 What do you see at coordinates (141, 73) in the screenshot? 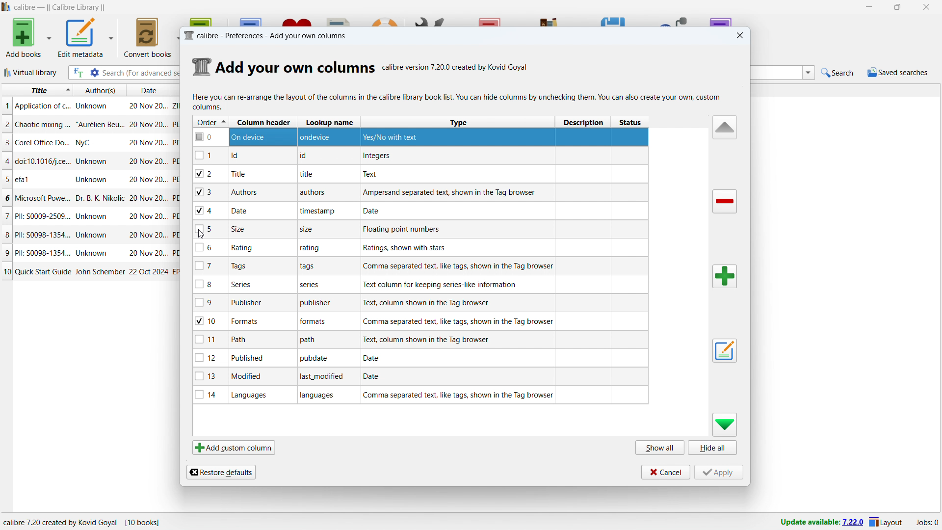
I see `search bar` at bounding box center [141, 73].